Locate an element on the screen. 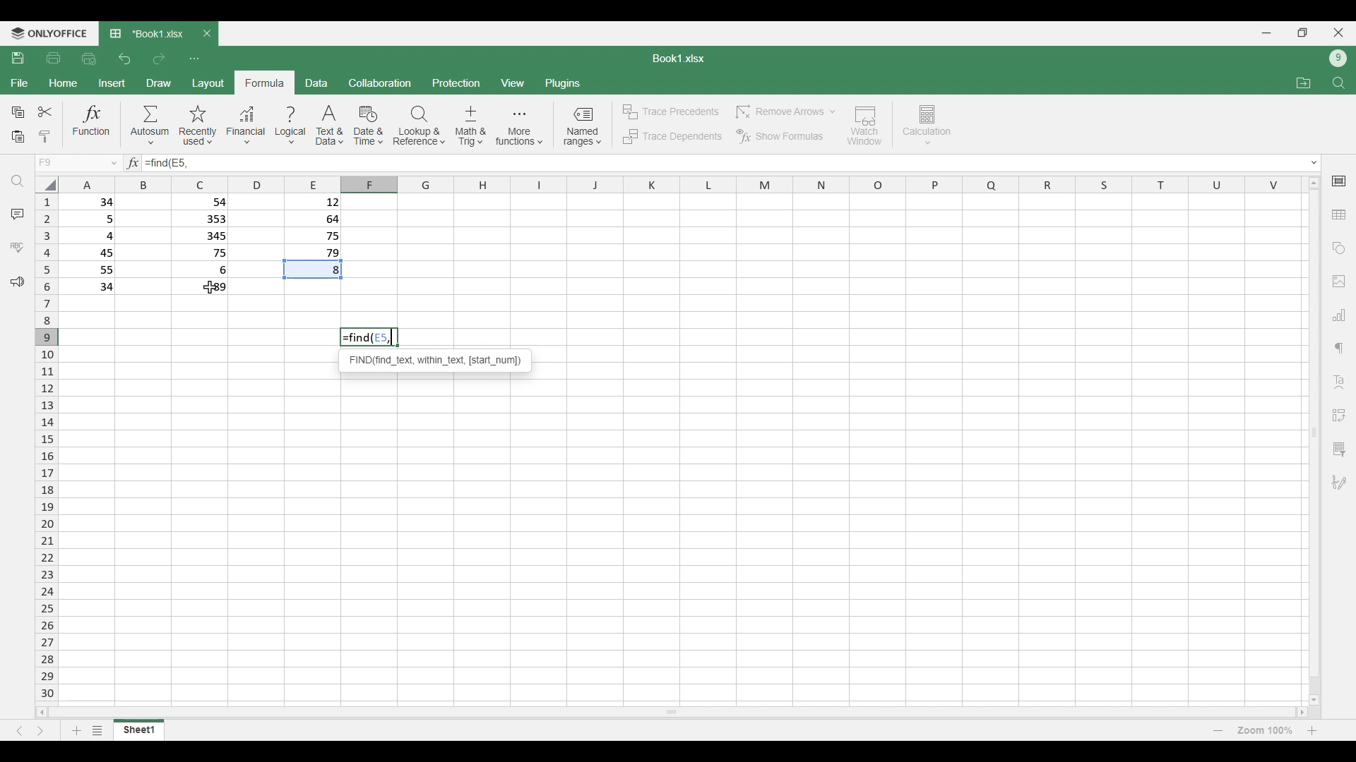 The height and width of the screenshot is (762, 1356). Cell settings is located at coordinates (1339, 181).